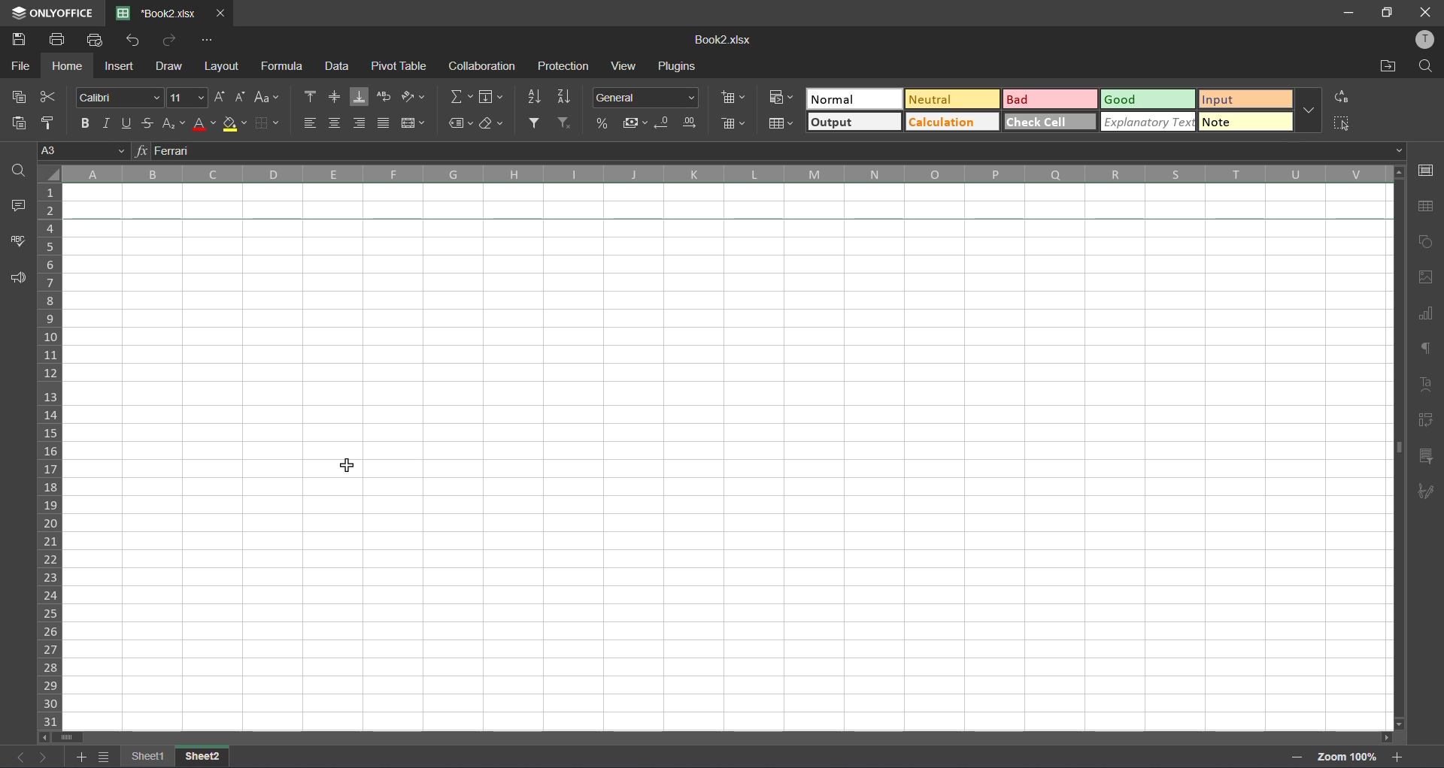 This screenshot has width=1444, height=768. Describe the element at coordinates (735, 124) in the screenshot. I see `delete cells` at that location.